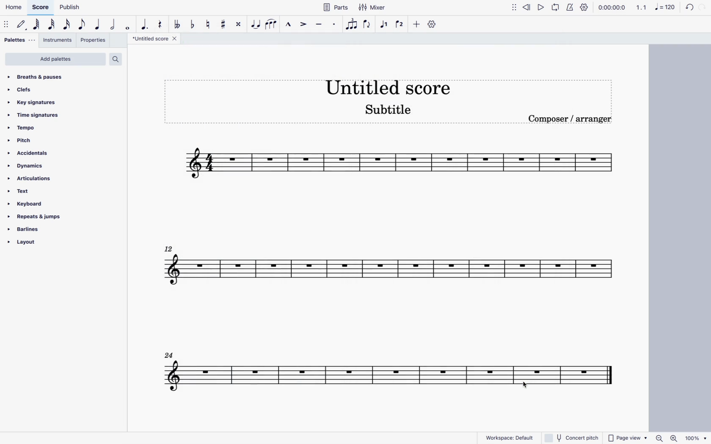 The width and height of the screenshot is (711, 444). Describe the element at coordinates (16, 5) in the screenshot. I see `Home` at that location.